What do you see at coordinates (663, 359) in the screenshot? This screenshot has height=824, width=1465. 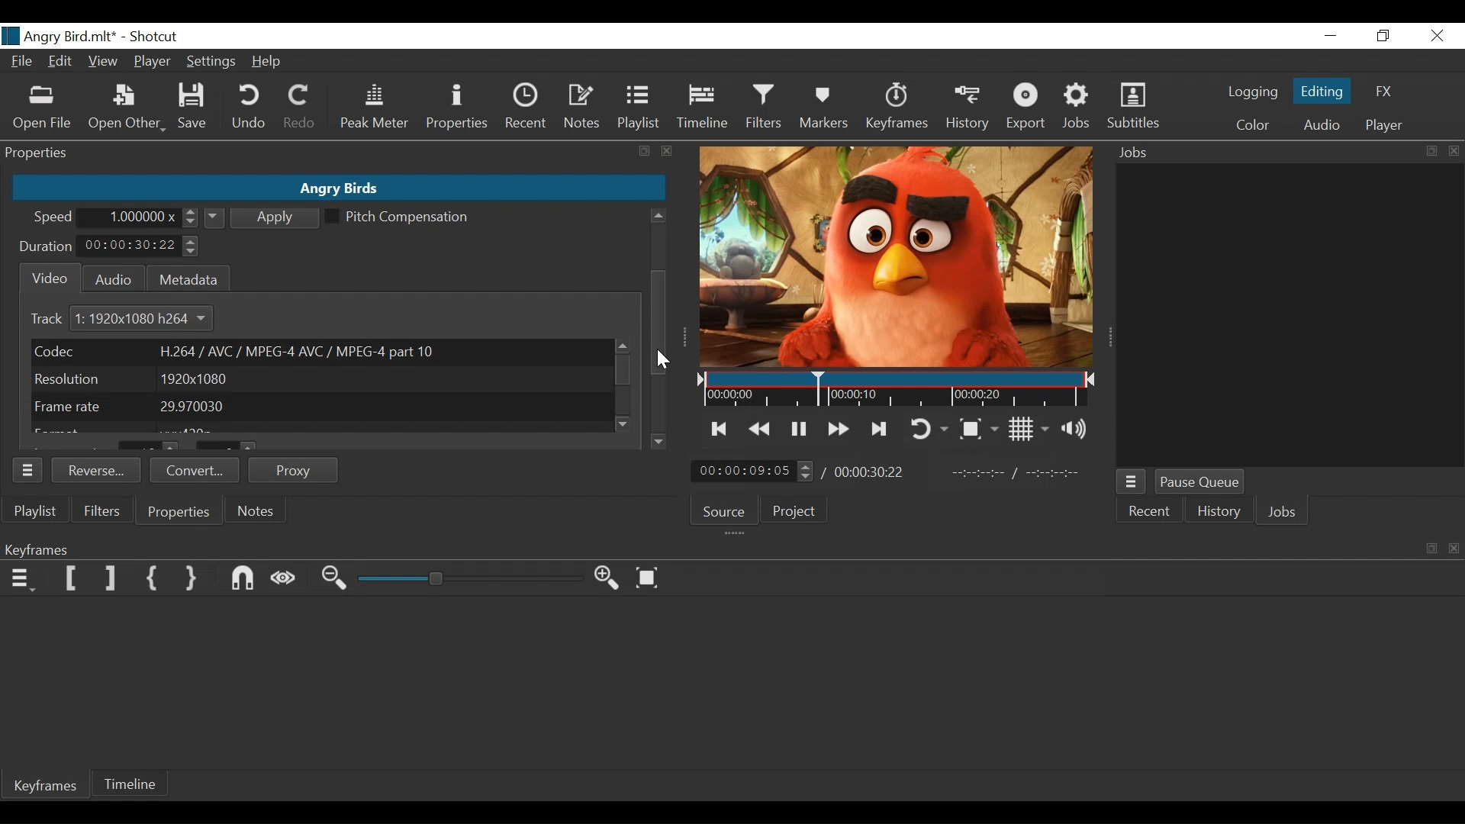 I see `Cursor` at bounding box center [663, 359].